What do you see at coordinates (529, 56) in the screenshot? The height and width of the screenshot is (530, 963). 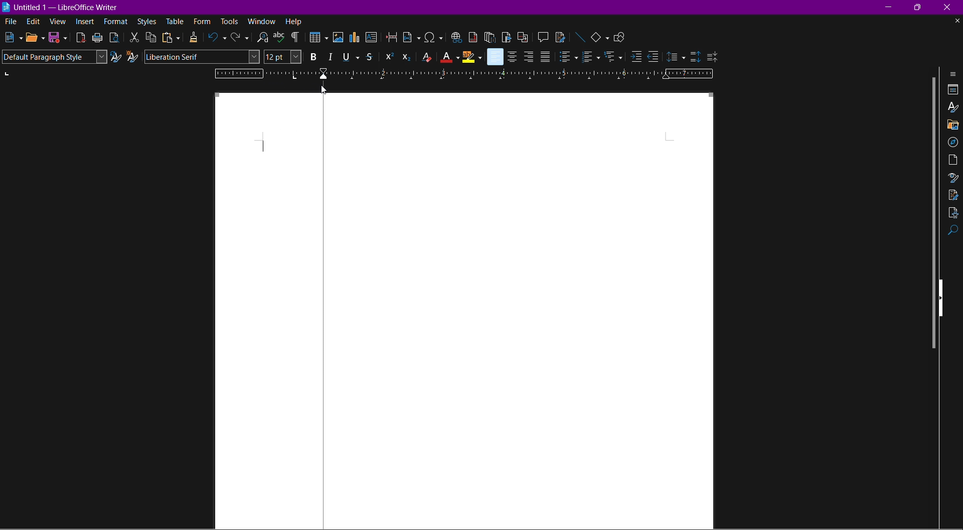 I see `Align Right` at bounding box center [529, 56].